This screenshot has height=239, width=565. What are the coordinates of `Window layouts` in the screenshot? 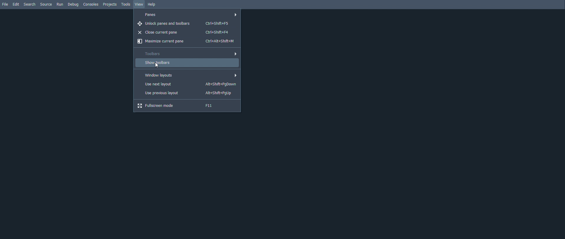 It's located at (189, 75).